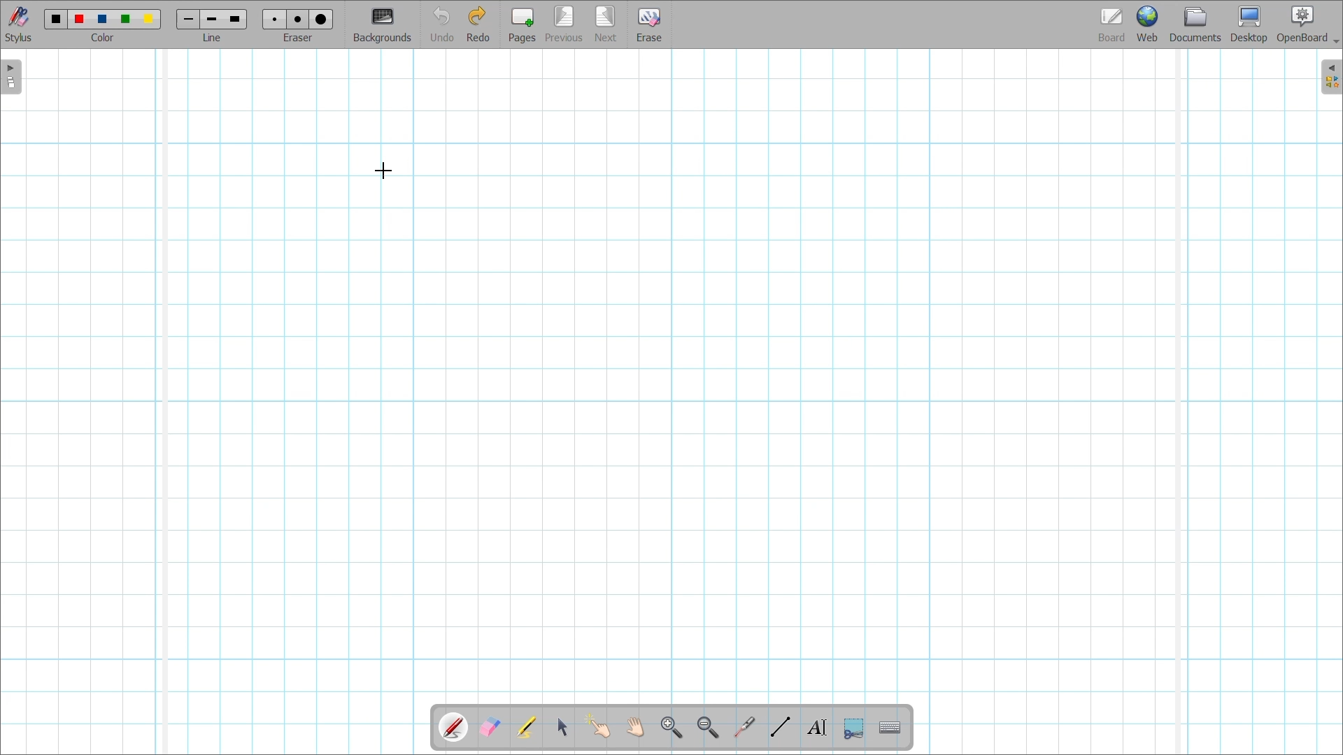  What do you see at coordinates (441, 24) in the screenshot?
I see `Undo` at bounding box center [441, 24].